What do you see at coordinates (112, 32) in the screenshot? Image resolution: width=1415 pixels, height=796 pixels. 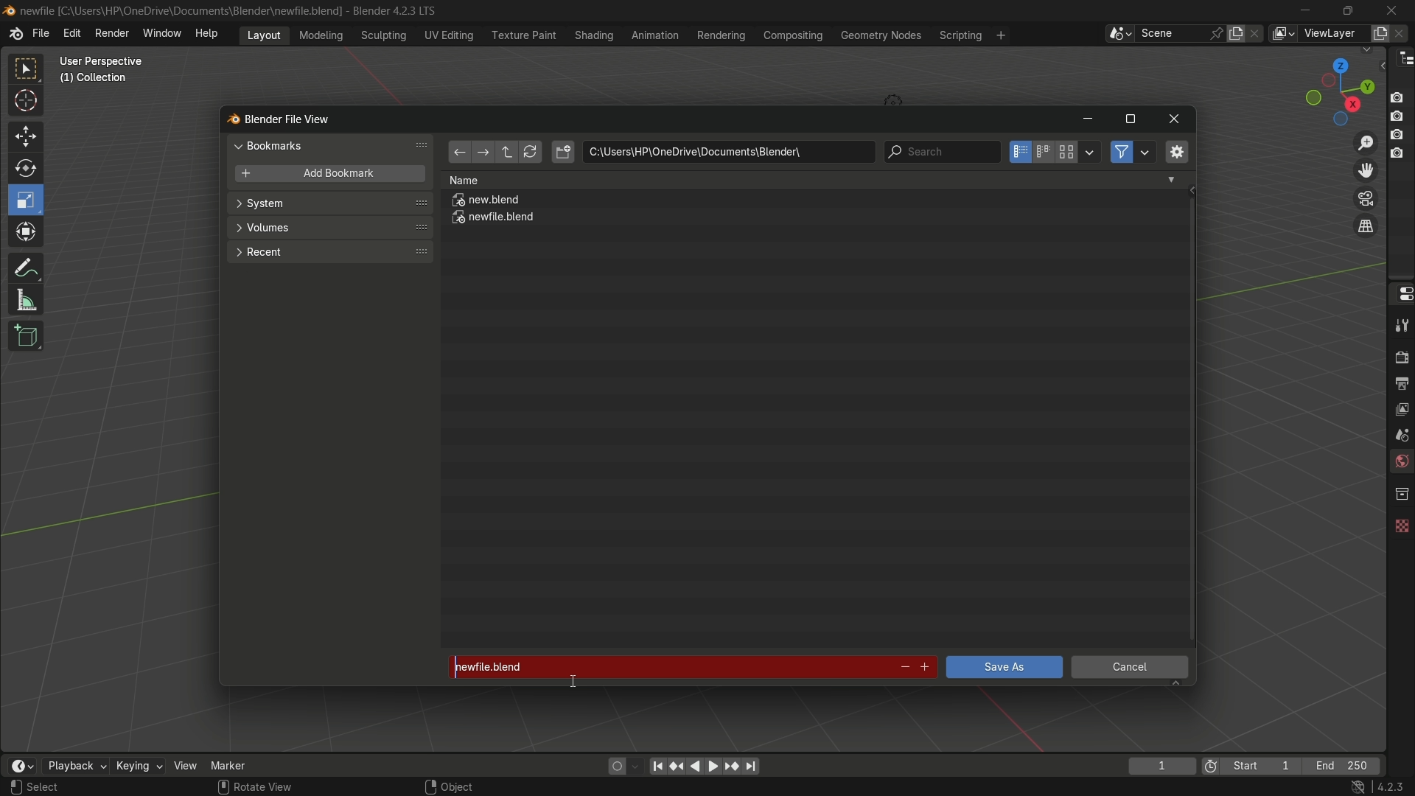 I see `render menu` at bounding box center [112, 32].